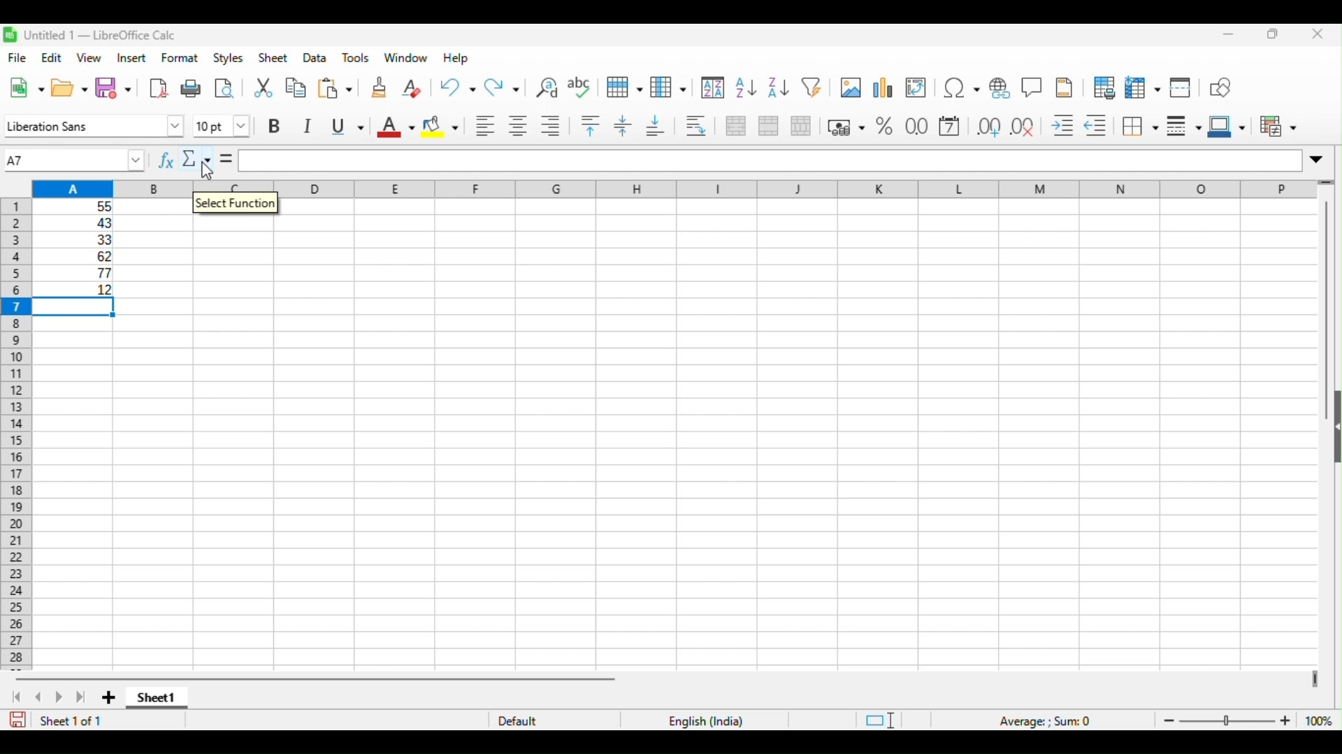  What do you see at coordinates (75, 246) in the screenshot?
I see `range of cells` at bounding box center [75, 246].